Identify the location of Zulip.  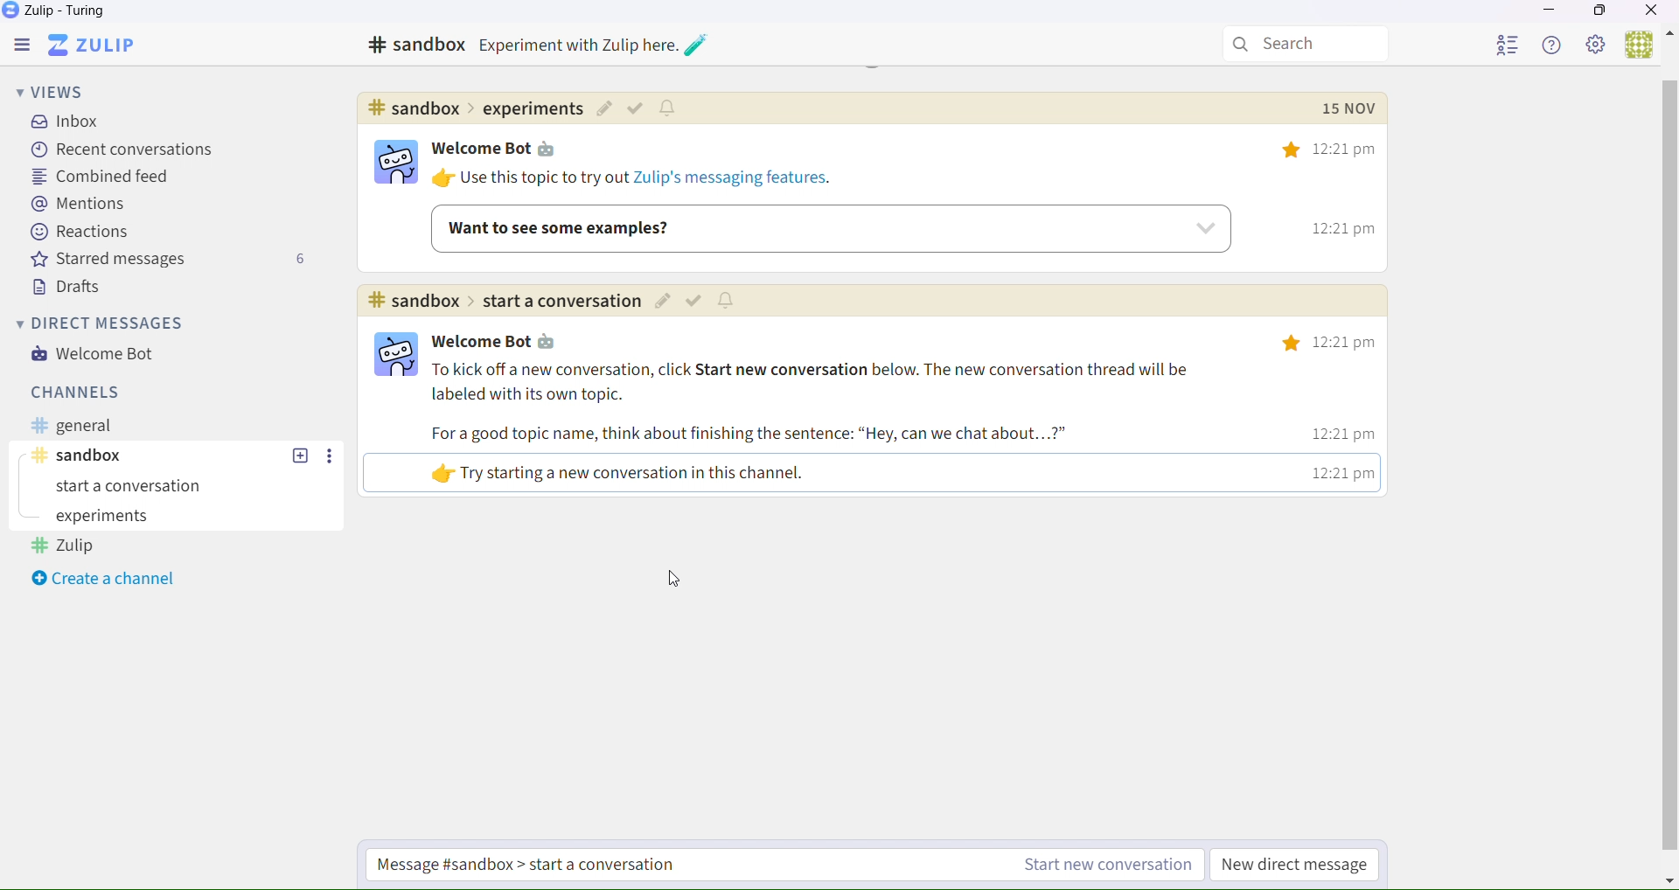
(66, 549).